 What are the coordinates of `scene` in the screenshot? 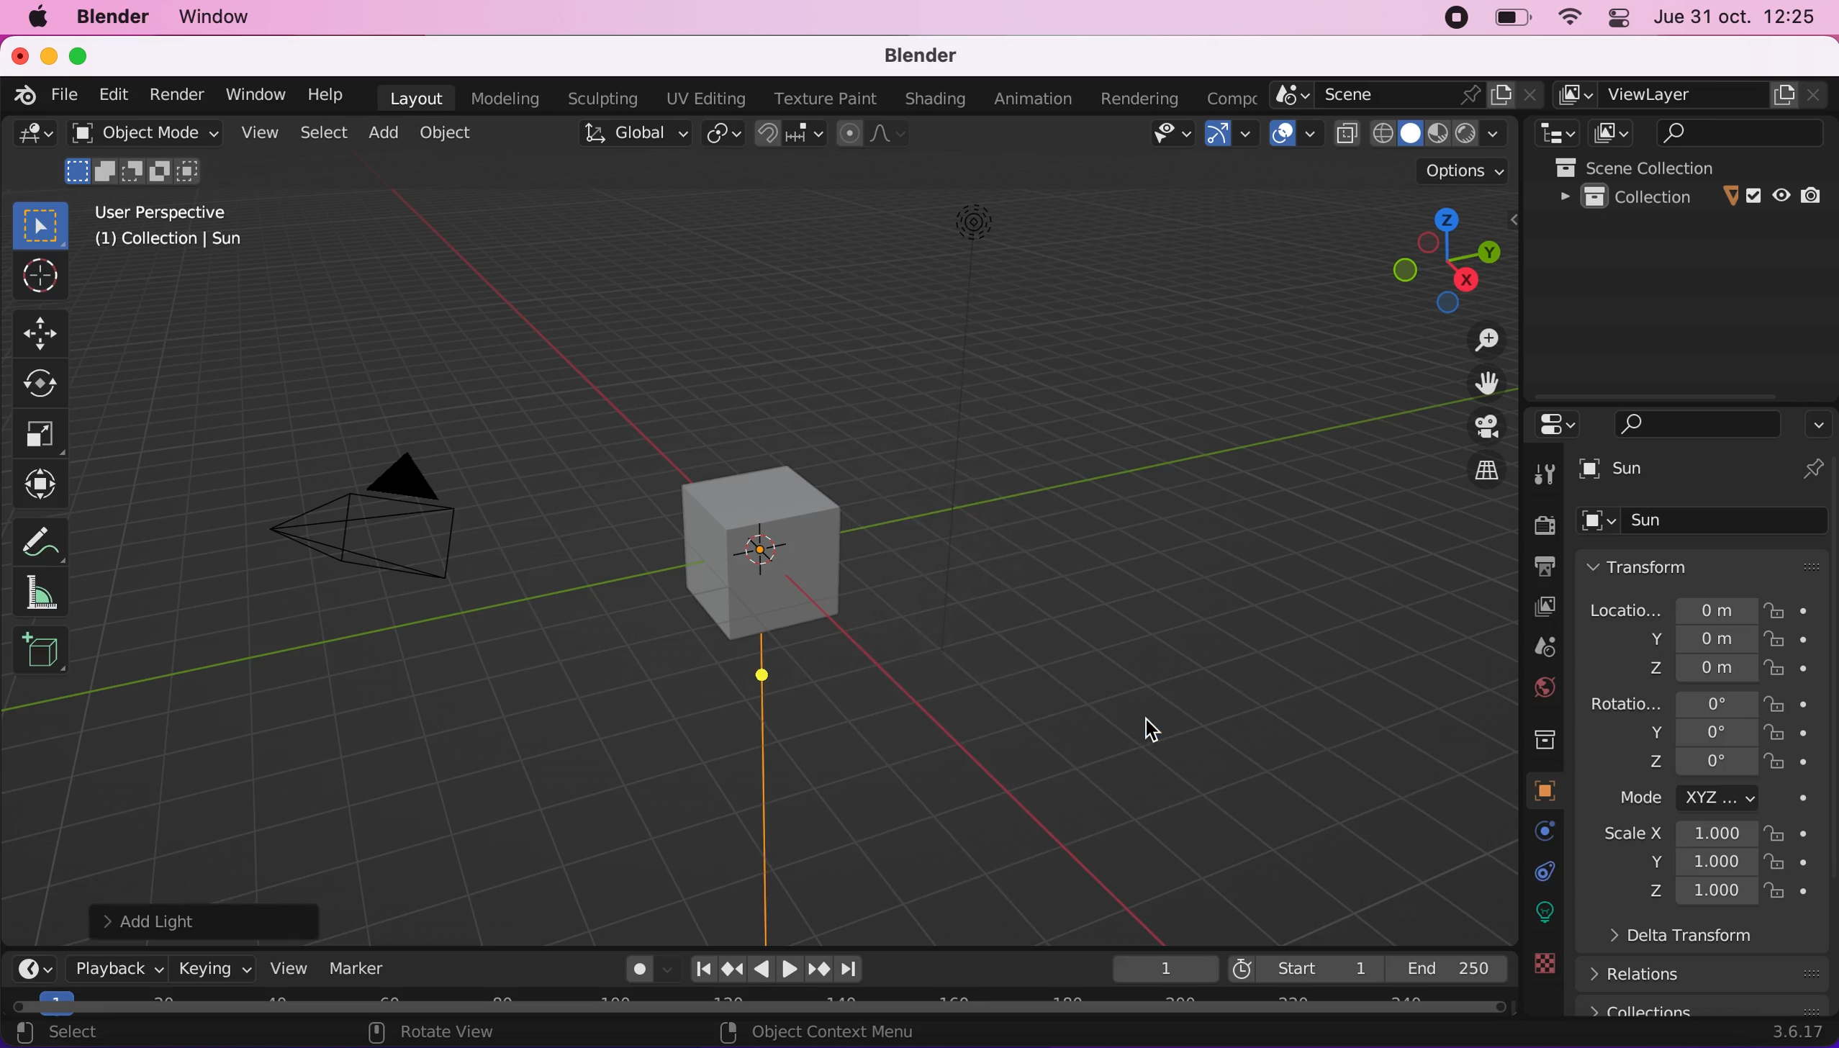 It's located at (1407, 95).